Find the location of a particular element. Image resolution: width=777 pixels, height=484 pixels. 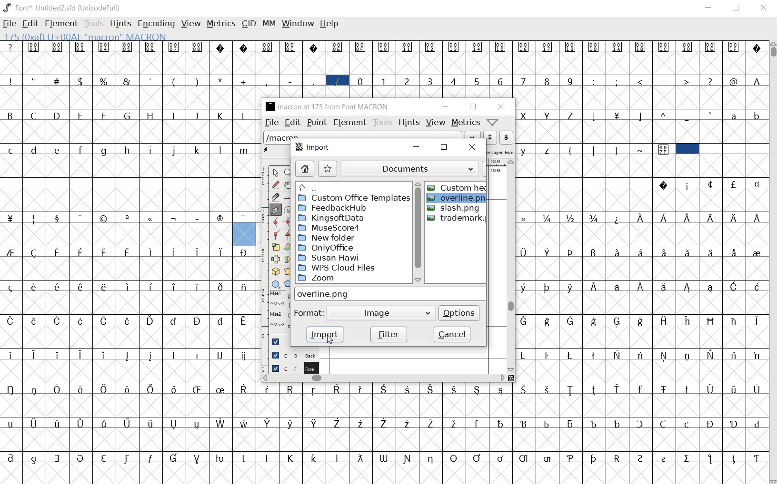

Custom Office Templates is located at coordinates (354, 198).